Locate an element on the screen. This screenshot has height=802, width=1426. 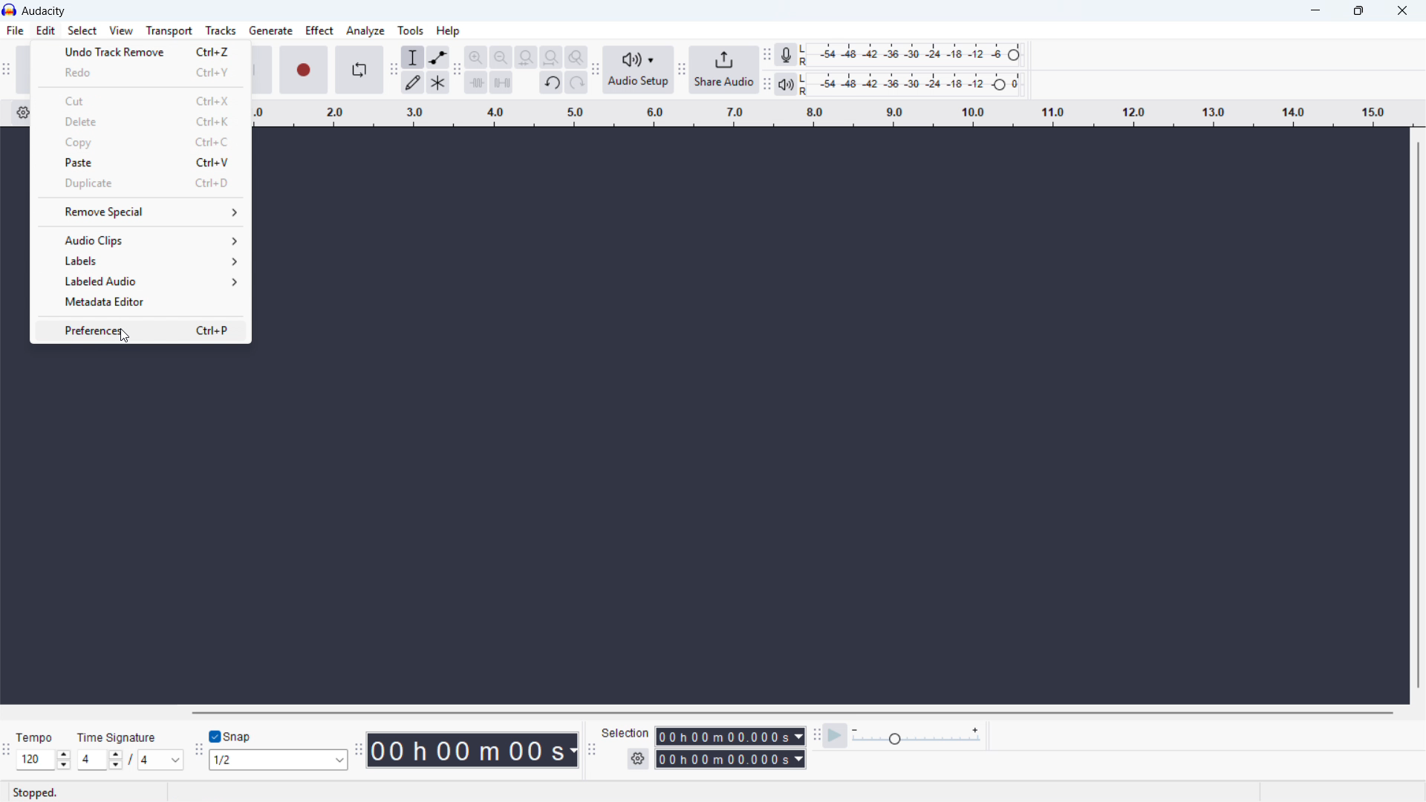
close is located at coordinates (1401, 10).